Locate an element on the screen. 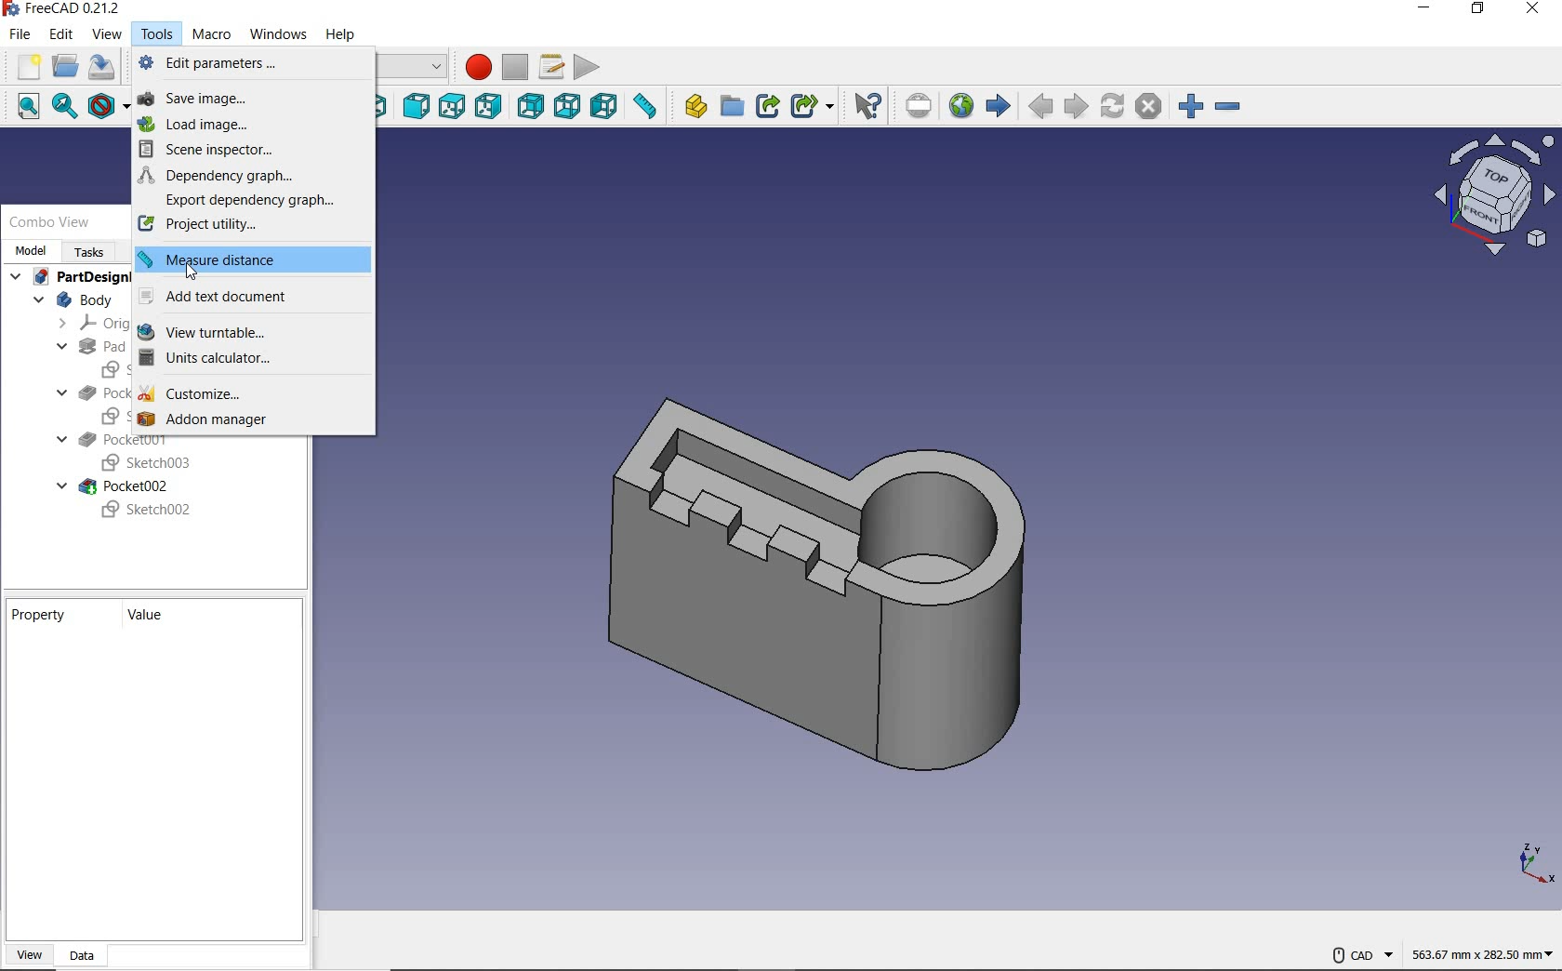 Image resolution: width=1562 pixels, height=971 pixels. stop macro recording is located at coordinates (514, 68).